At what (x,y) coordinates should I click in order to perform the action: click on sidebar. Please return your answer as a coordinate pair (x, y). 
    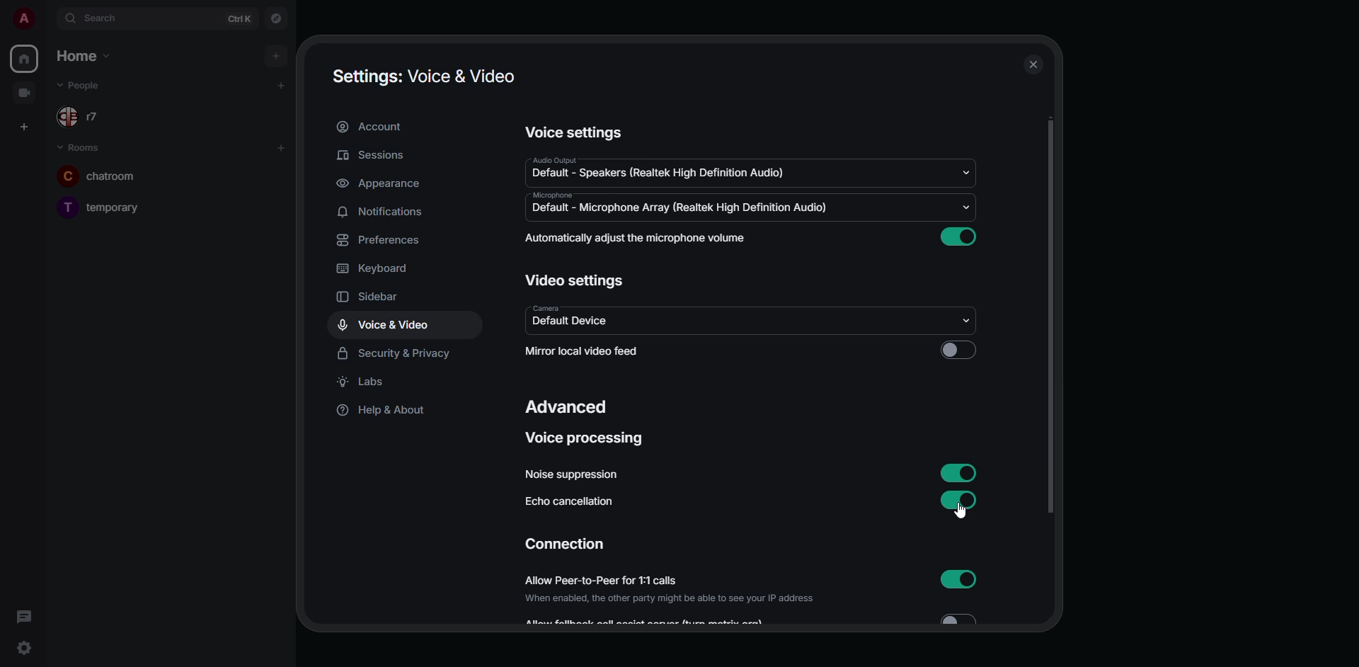
    Looking at the image, I should click on (384, 298).